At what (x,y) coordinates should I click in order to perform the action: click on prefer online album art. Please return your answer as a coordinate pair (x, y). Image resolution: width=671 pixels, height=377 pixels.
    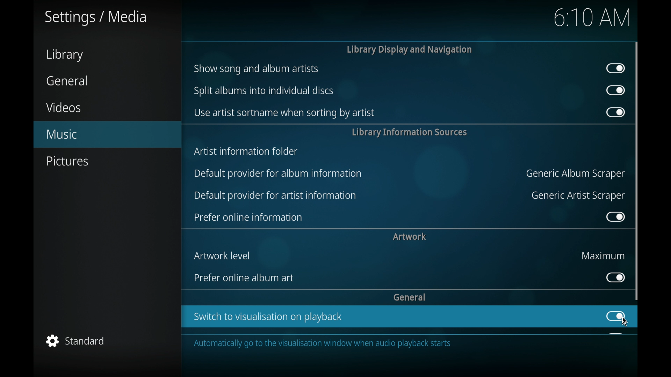
    Looking at the image, I should click on (246, 278).